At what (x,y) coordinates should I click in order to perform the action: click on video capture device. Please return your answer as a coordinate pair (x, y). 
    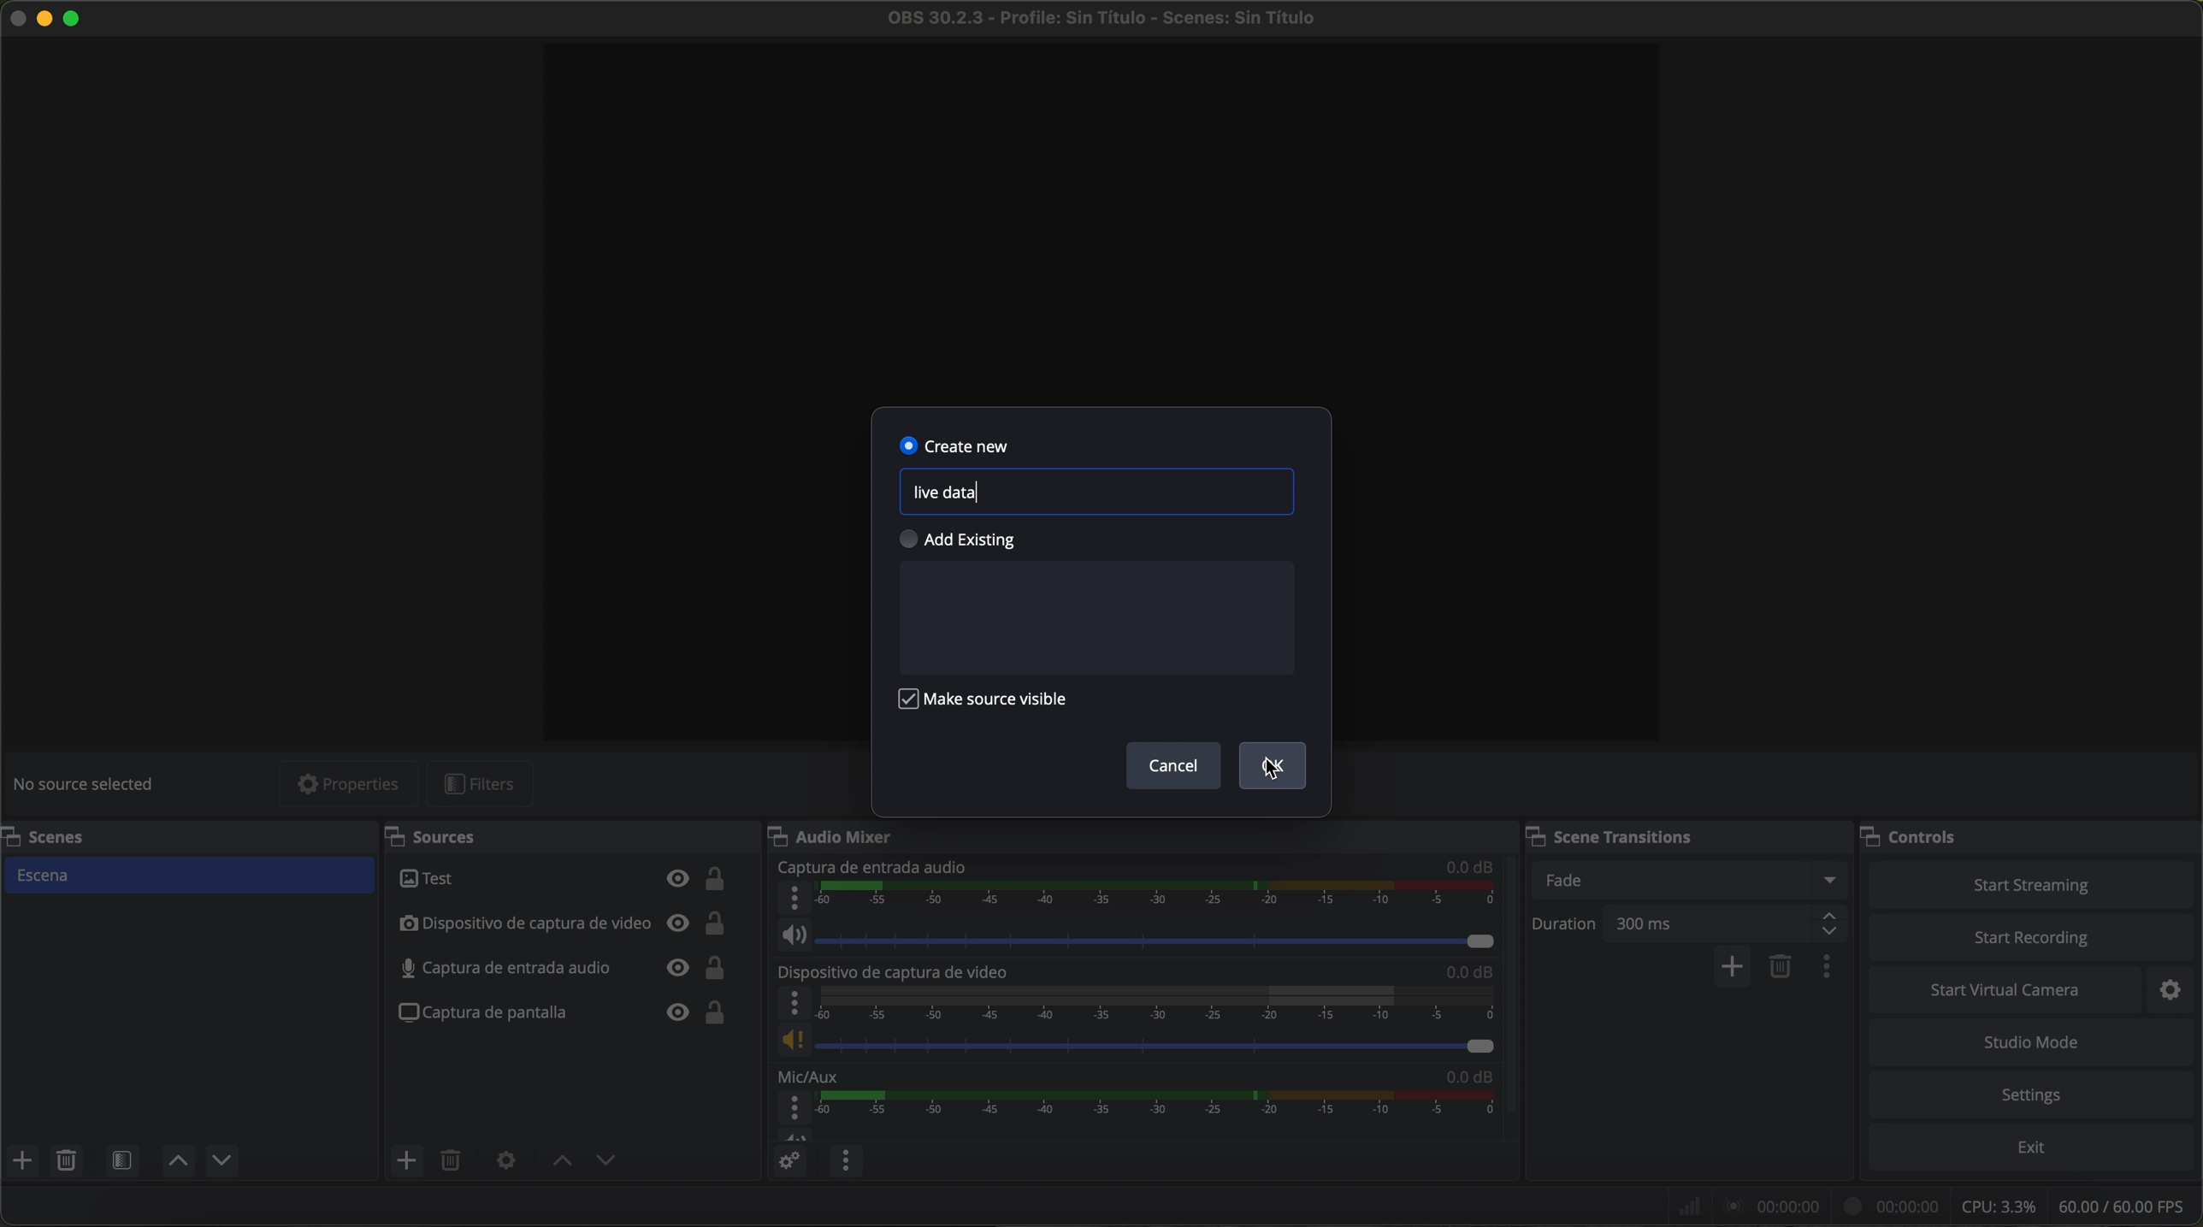
    Looking at the image, I should click on (896, 972).